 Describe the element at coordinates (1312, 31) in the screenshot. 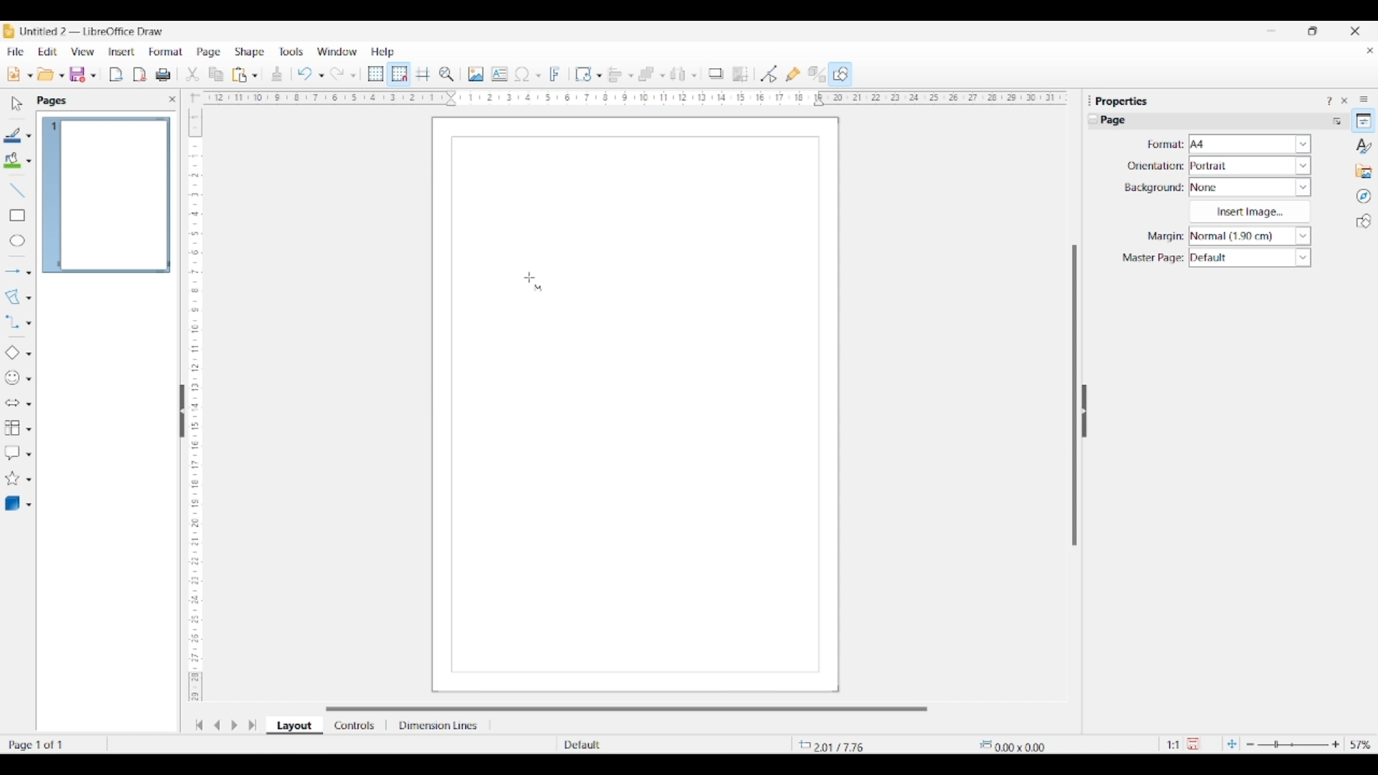

I see `Show interface in smaller tab` at that location.